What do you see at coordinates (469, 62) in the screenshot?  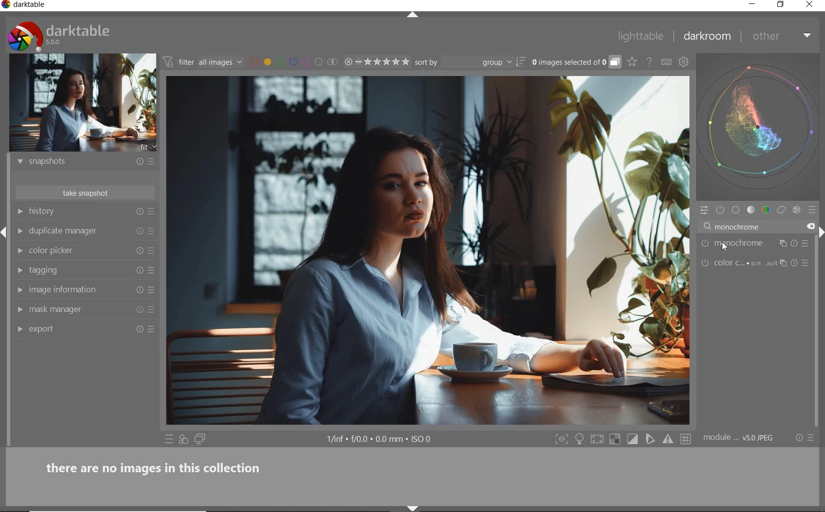 I see `sort` at bounding box center [469, 62].